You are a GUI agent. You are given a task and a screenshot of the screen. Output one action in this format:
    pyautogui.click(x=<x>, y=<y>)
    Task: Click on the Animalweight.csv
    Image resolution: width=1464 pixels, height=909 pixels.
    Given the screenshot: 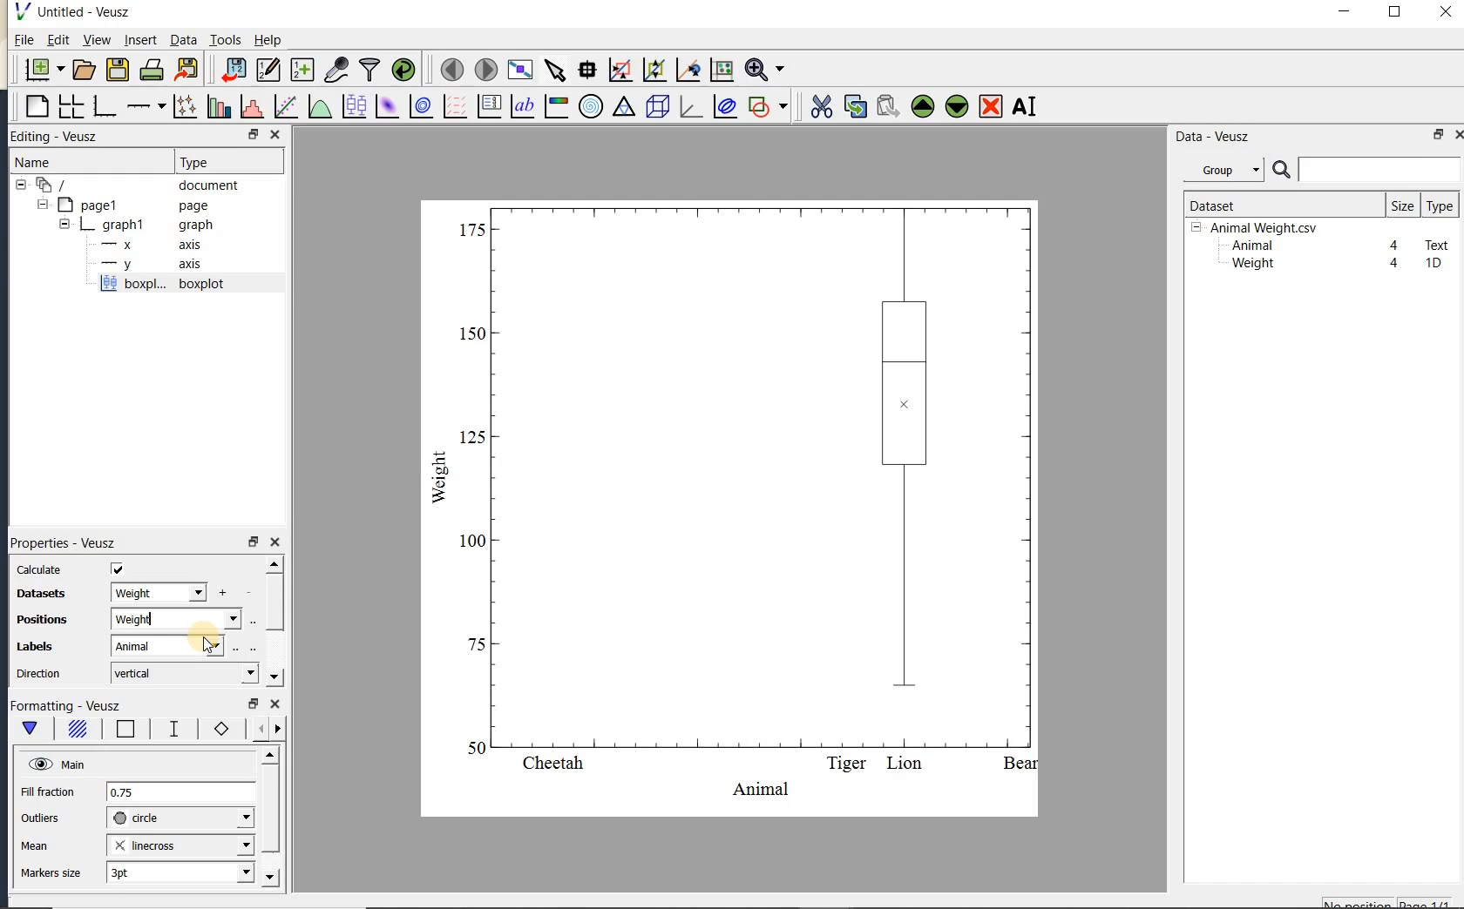 What is the action you would take?
    pyautogui.click(x=1258, y=228)
    